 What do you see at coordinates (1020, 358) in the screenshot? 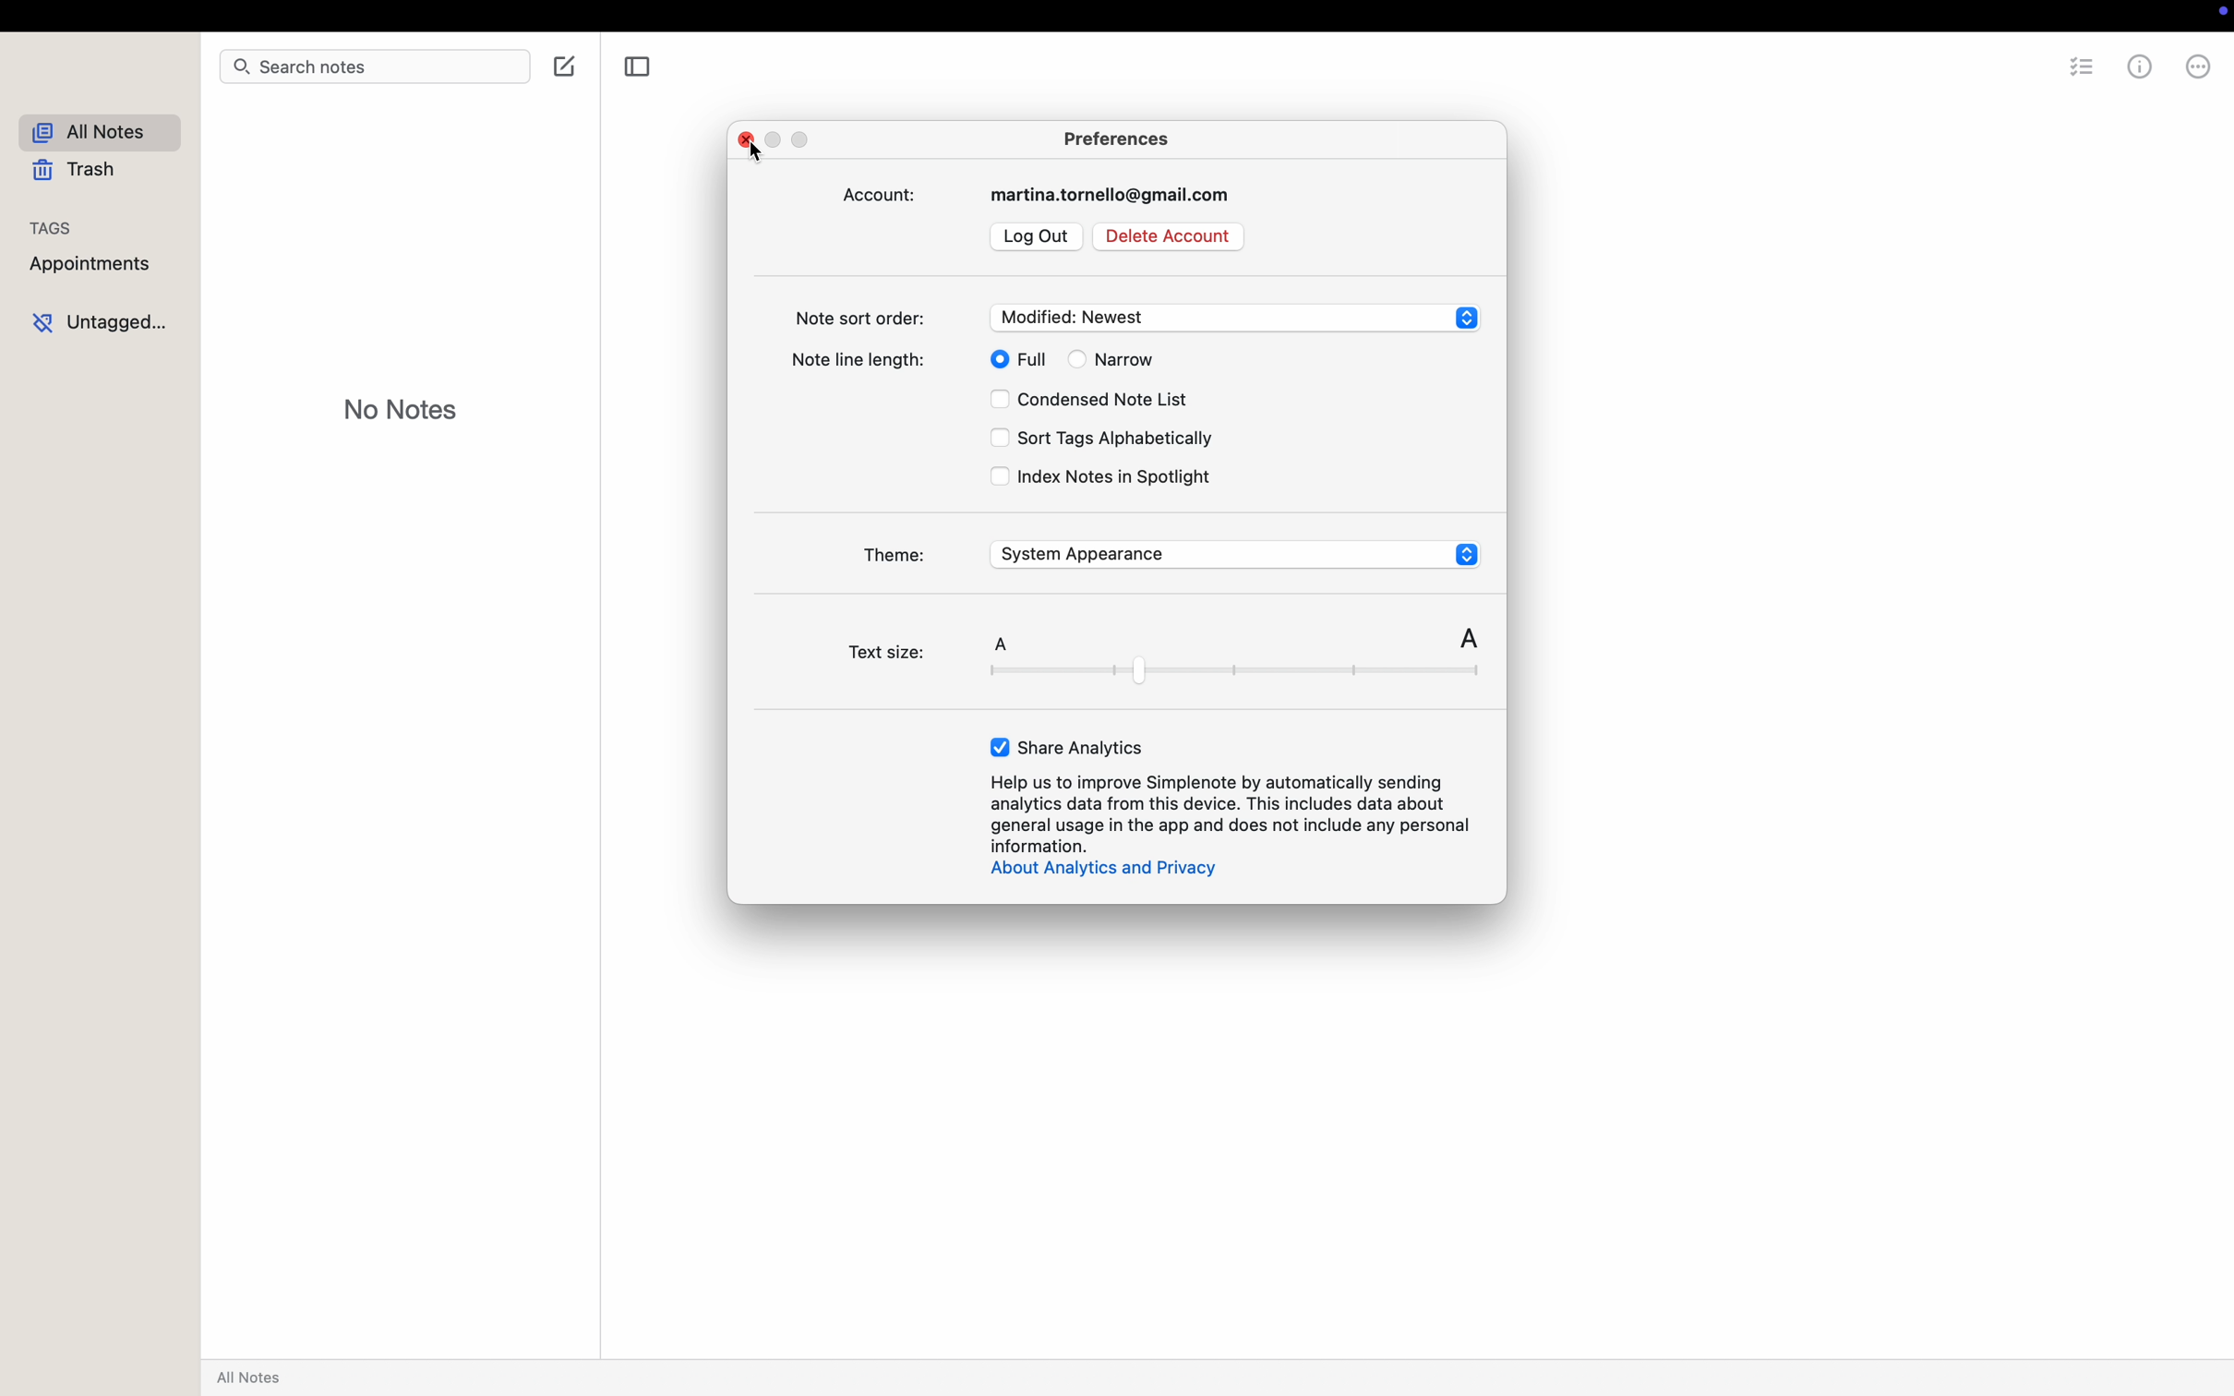
I see `full` at bounding box center [1020, 358].